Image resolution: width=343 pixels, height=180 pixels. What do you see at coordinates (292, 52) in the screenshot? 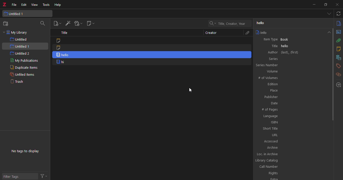
I see `Author: (last), (first)` at bounding box center [292, 52].